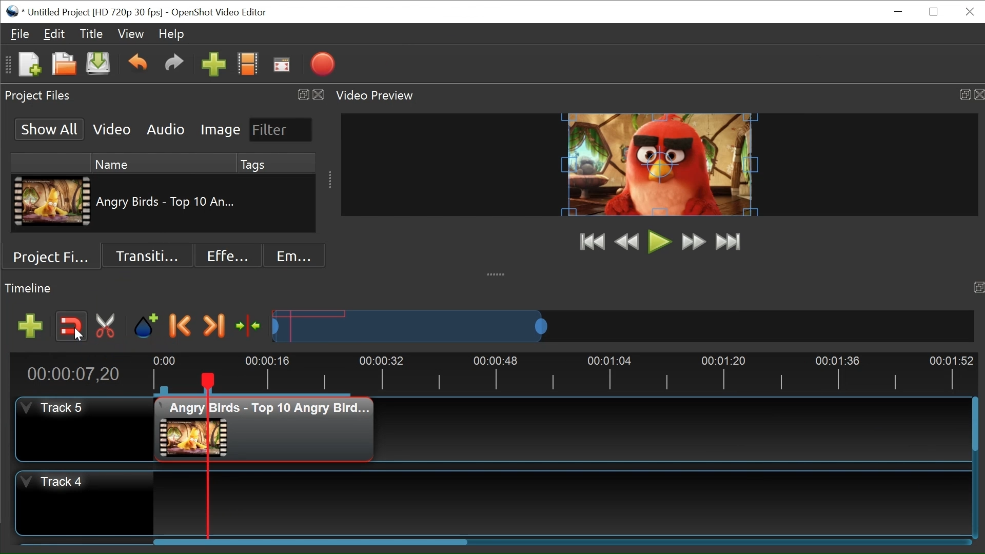 This screenshot has width=985, height=554. Describe the element at coordinates (29, 64) in the screenshot. I see `New Project` at that location.